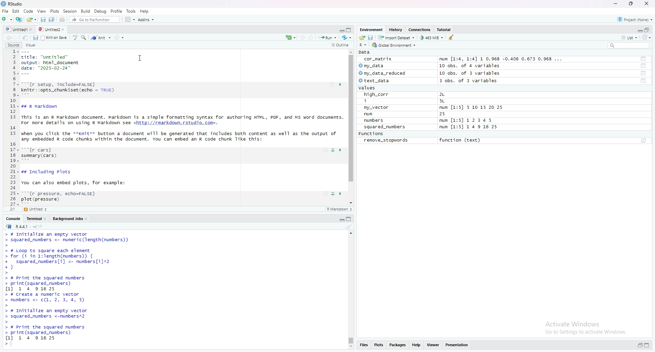 The height and width of the screenshot is (352, 655). I want to click on Build, so click(86, 12).